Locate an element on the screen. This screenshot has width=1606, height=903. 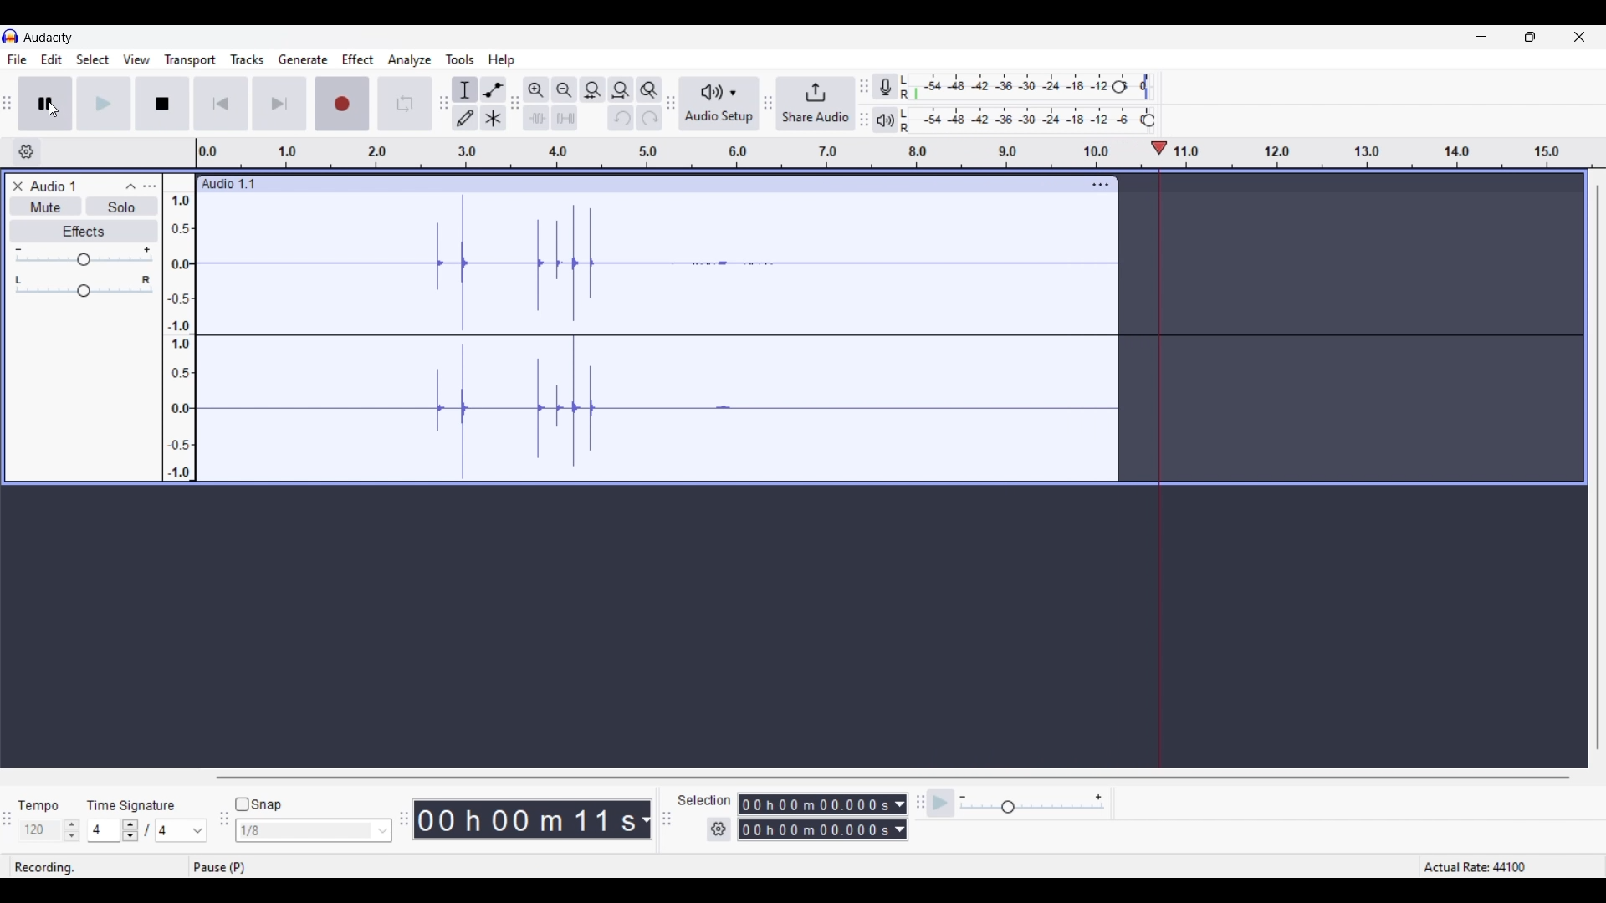
Horizontal slide bar is located at coordinates (892, 778).